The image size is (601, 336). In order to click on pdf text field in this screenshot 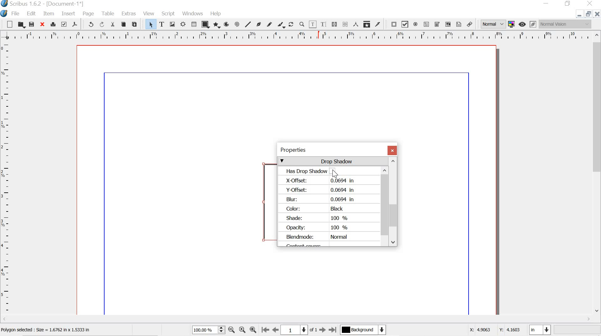, I will do `click(426, 24)`.